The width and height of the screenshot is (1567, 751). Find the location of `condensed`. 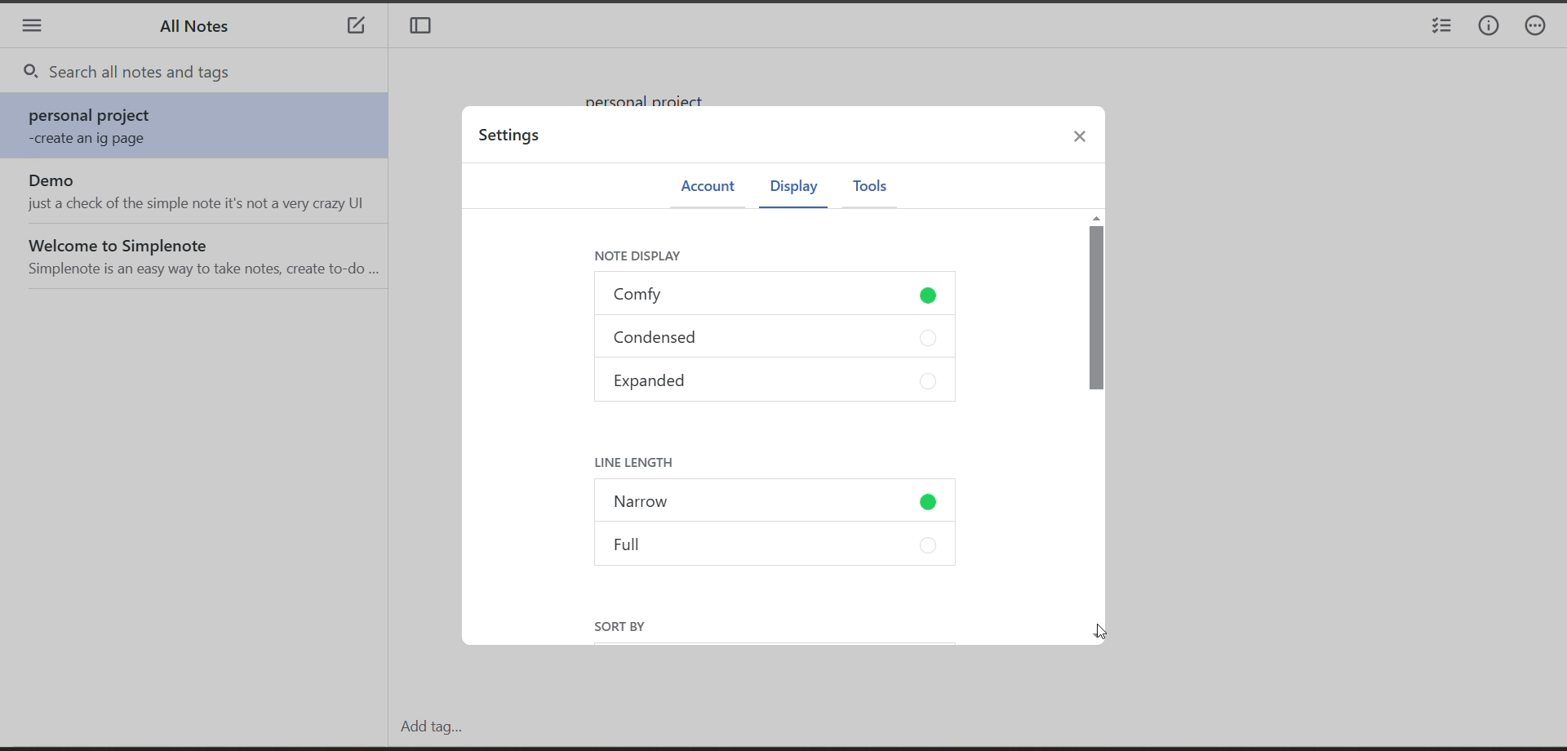

condensed is located at coordinates (775, 340).